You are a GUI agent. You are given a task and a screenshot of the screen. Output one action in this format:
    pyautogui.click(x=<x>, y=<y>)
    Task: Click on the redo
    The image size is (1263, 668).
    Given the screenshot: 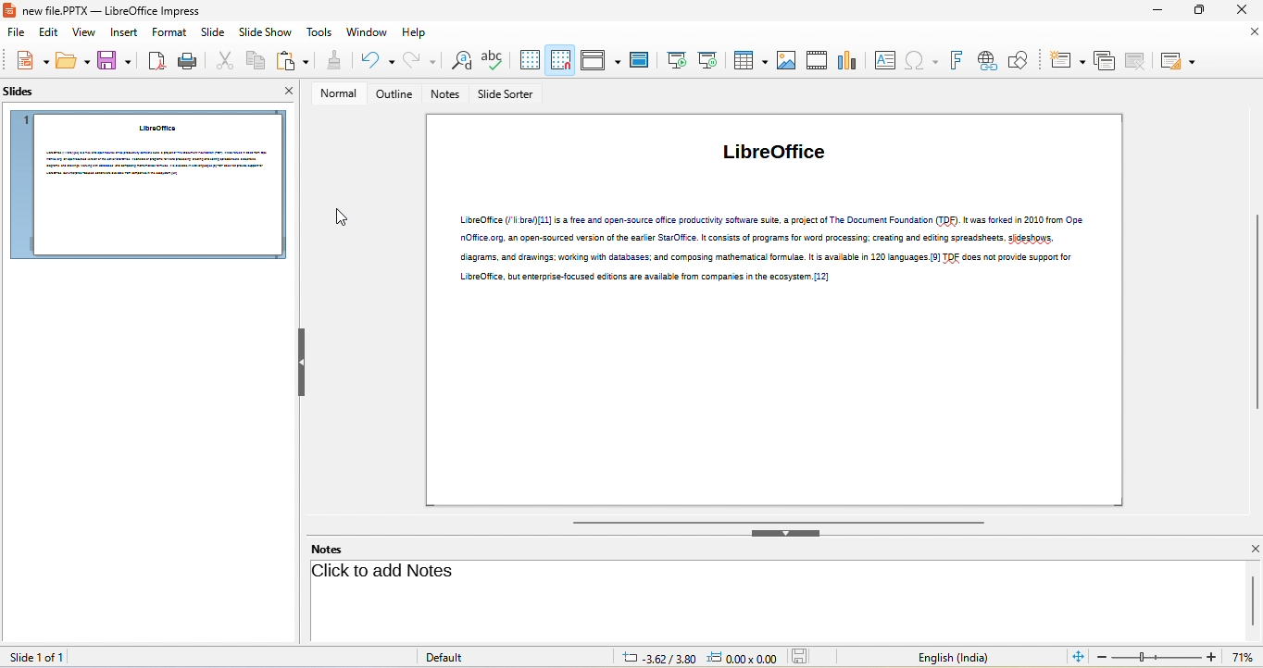 What is the action you would take?
    pyautogui.click(x=421, y=62)
    